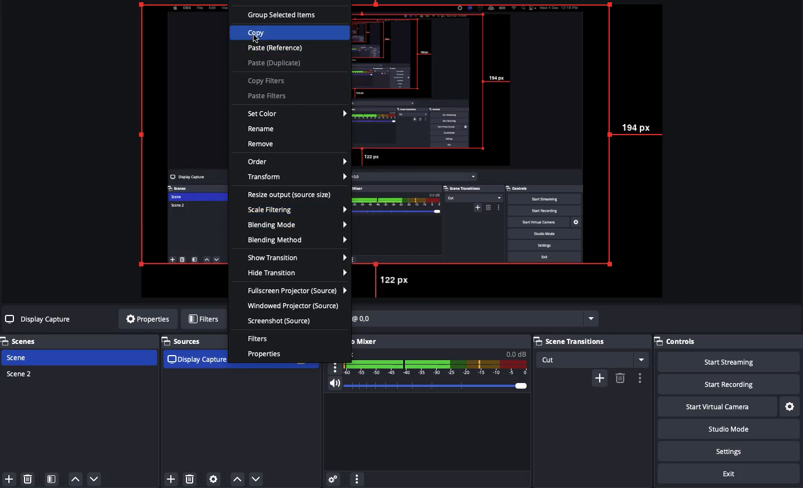 The height and width of the screenshot is (488, 803). I want to click on Scene 1, so click(18, 357).